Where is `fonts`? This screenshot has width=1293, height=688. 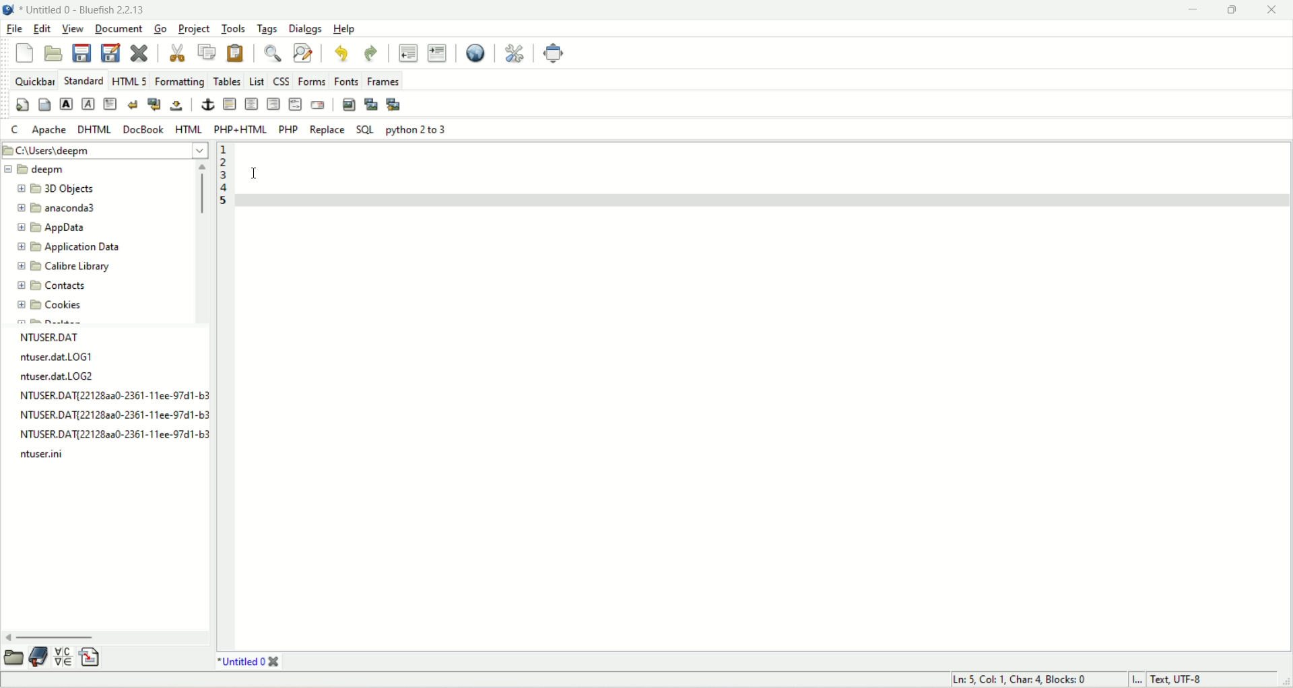 fonts is located at coordinates (345, 81).